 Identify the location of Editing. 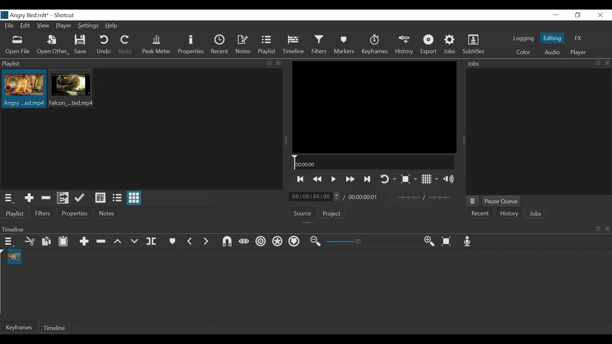
(552, 38).